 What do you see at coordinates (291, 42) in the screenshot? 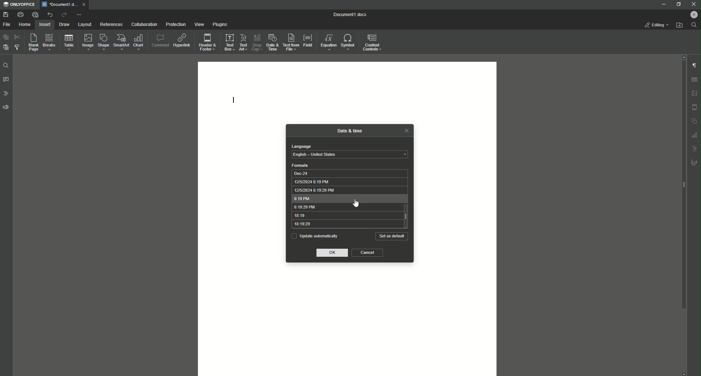
I see `Text From File` at bounding box center [291, 42].